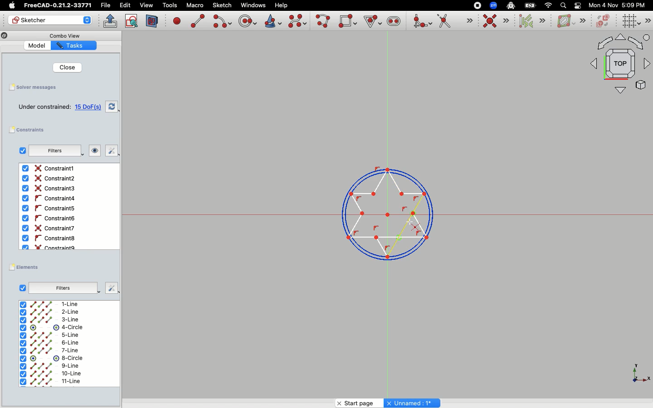 This screenshot has width=653, height=408. I want to click on view, so click(146, 5).